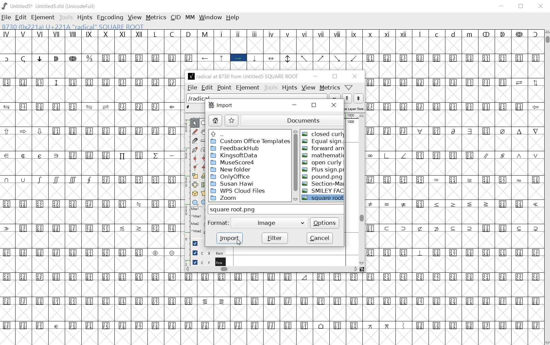  I want to click on scrollbar, so click(362, 189).